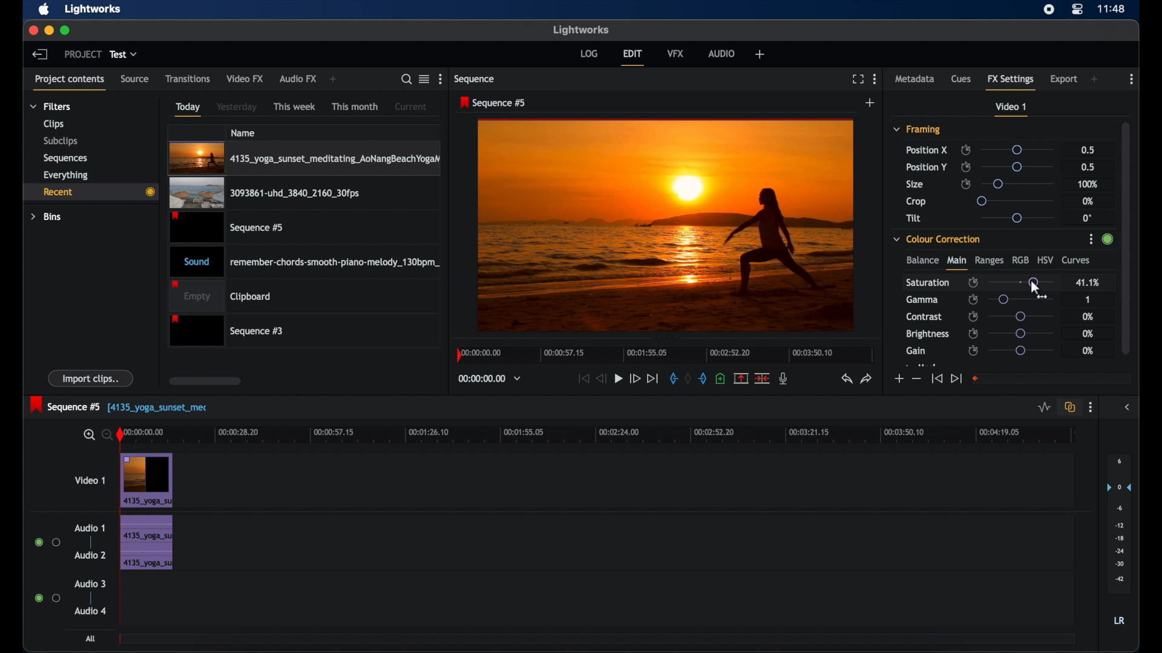 This screenshot has height=653, width=1162. Describe the element at coordinates (1095, 79) in the screenshot. I see `add` at that location.